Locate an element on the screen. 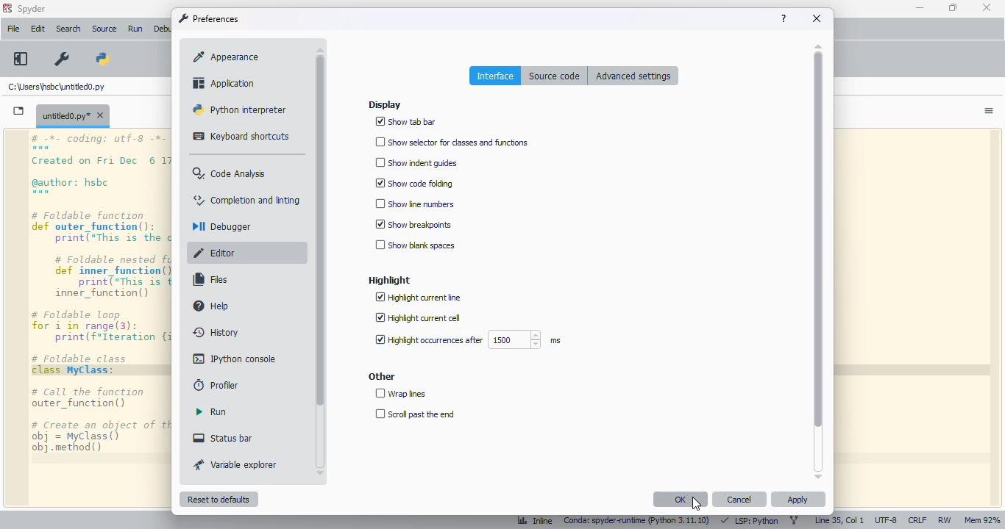 The width and height of the screenshot is (1005, 529). untitled0.py is located at coordinates (57, 87).